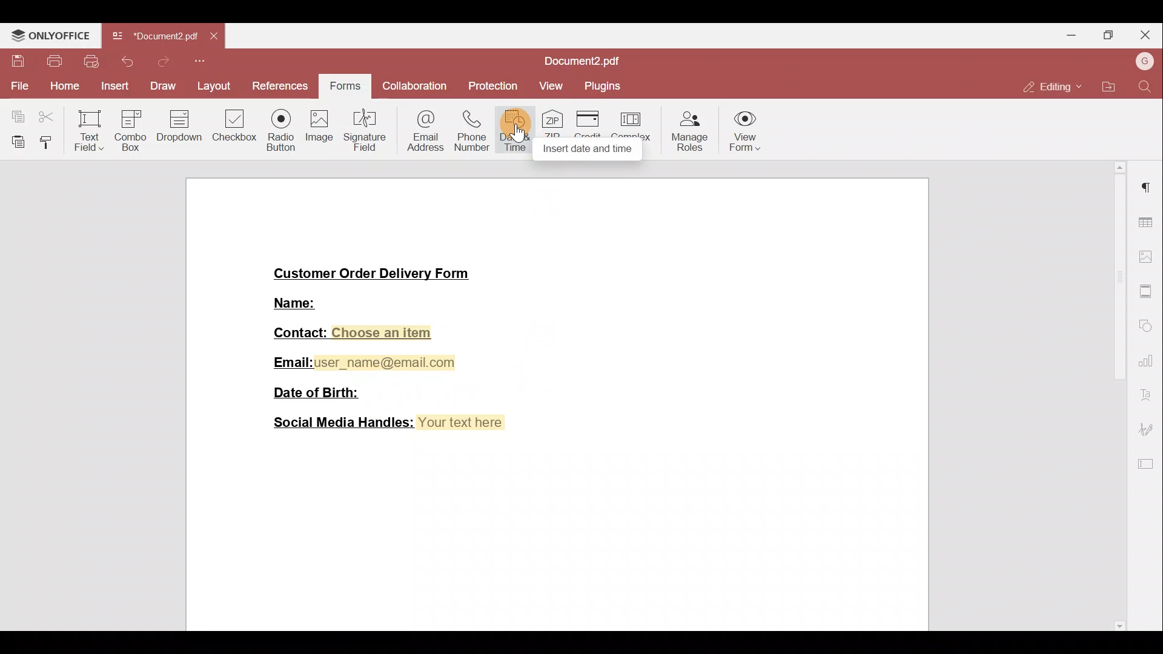 This screenshot has height=654, width=1163. I want to click on Document2.pdf, so click(154, 36).